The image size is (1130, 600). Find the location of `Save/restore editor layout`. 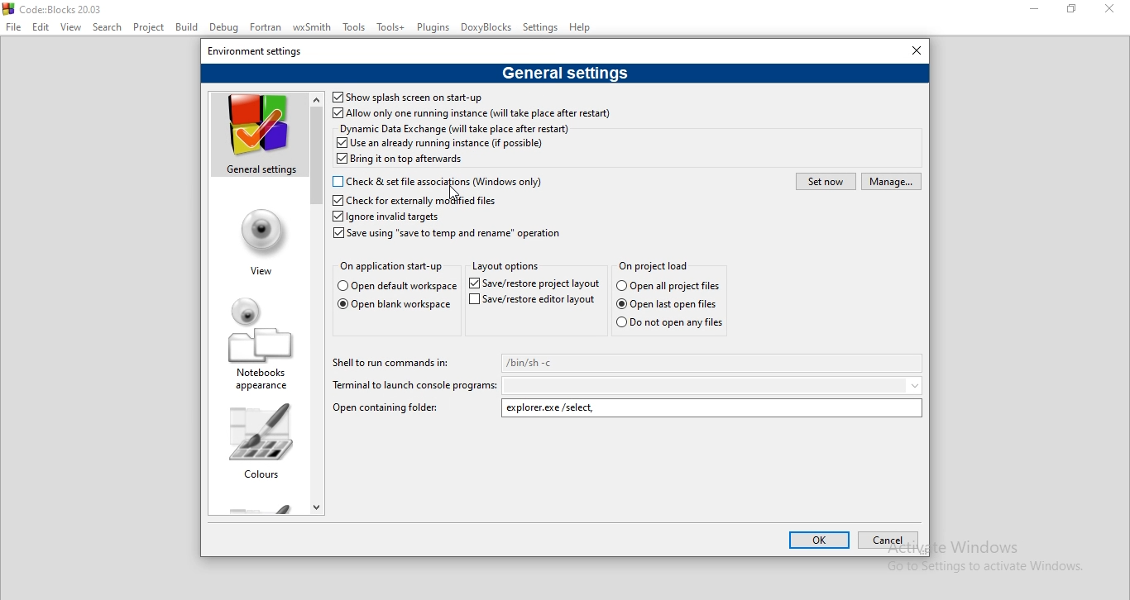

Save/restore editor layout is located at coordinates (533, 283).